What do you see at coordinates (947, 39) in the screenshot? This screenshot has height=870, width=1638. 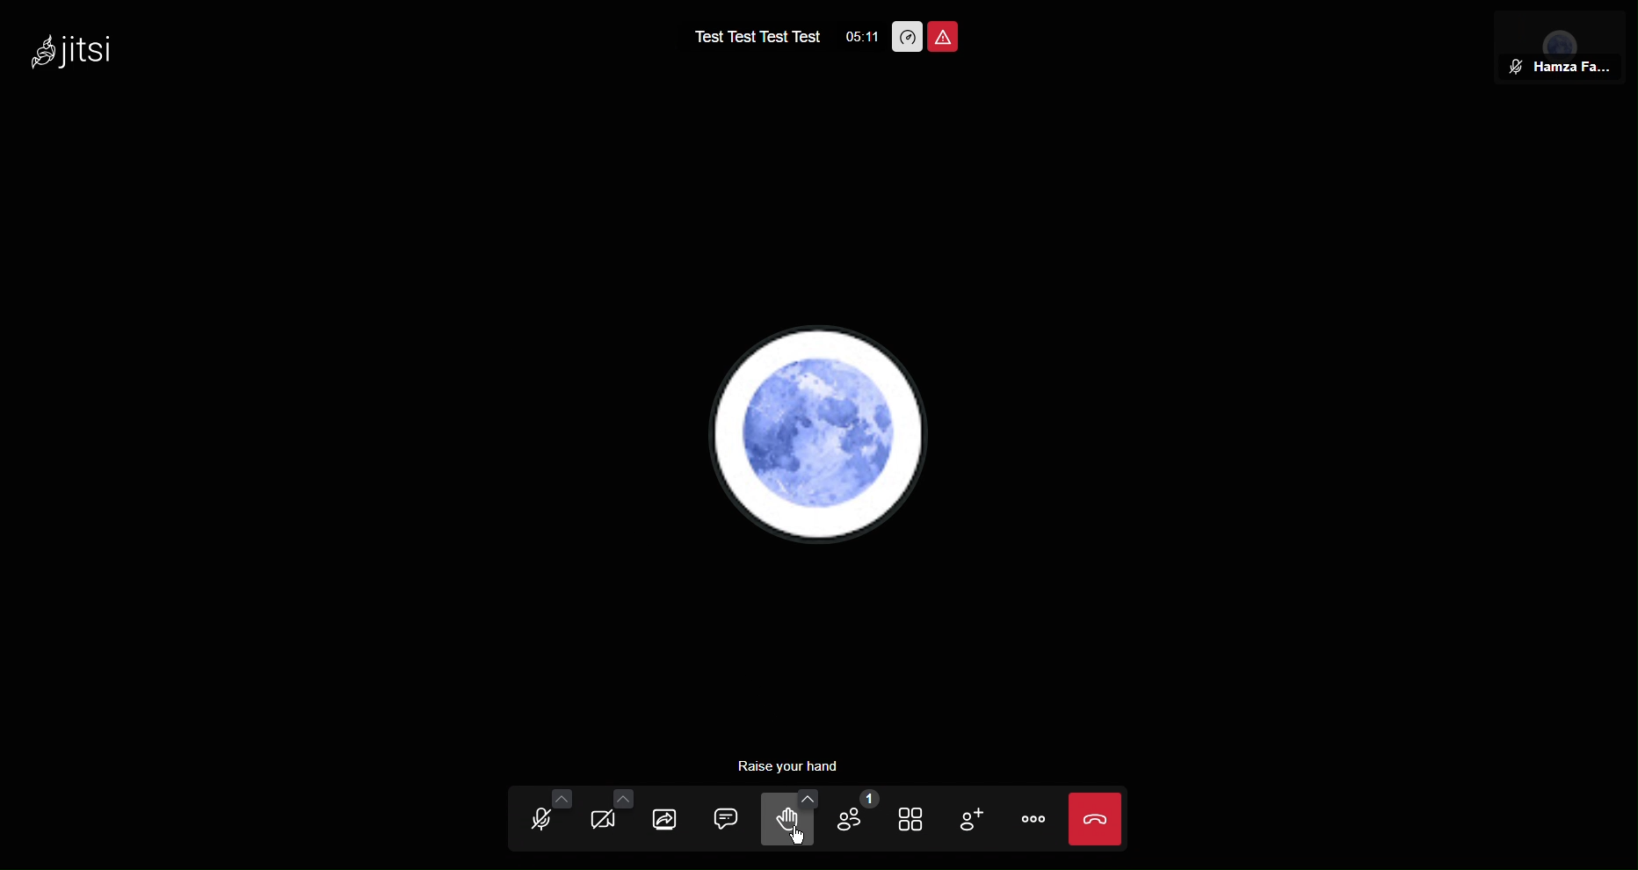 I see `Unsafe Meeting` at bounding box center [947, 39].